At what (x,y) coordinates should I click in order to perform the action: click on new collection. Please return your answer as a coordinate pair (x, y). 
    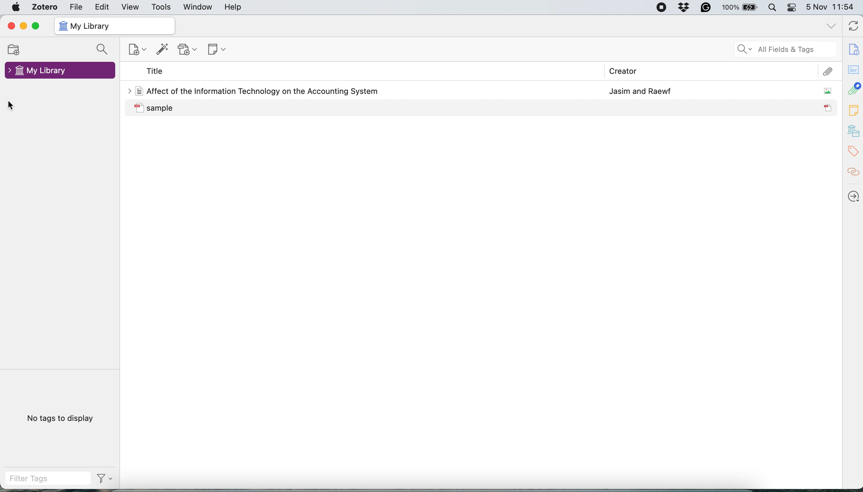
    Looking at the image, I should click on (14, 49).